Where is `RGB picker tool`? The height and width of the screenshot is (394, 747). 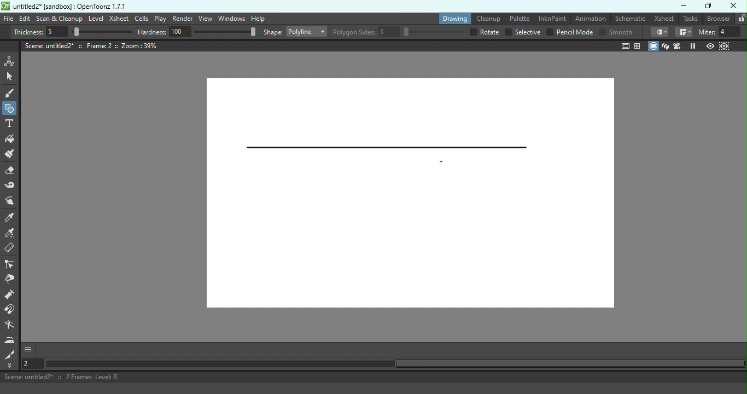 RGB picker tool is located at coordinates (11, 234).